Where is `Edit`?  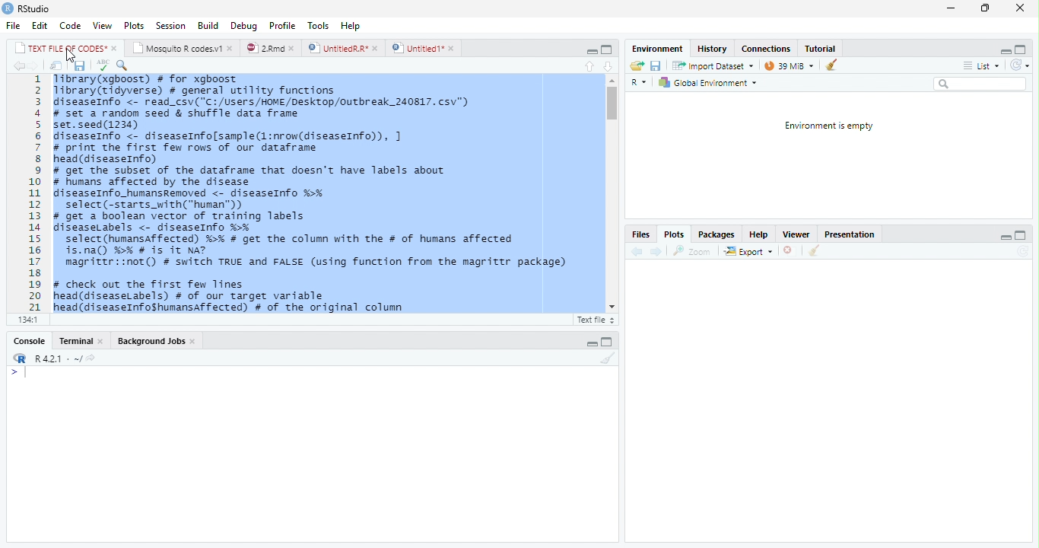 Edit is located at coordinates (38, 25).